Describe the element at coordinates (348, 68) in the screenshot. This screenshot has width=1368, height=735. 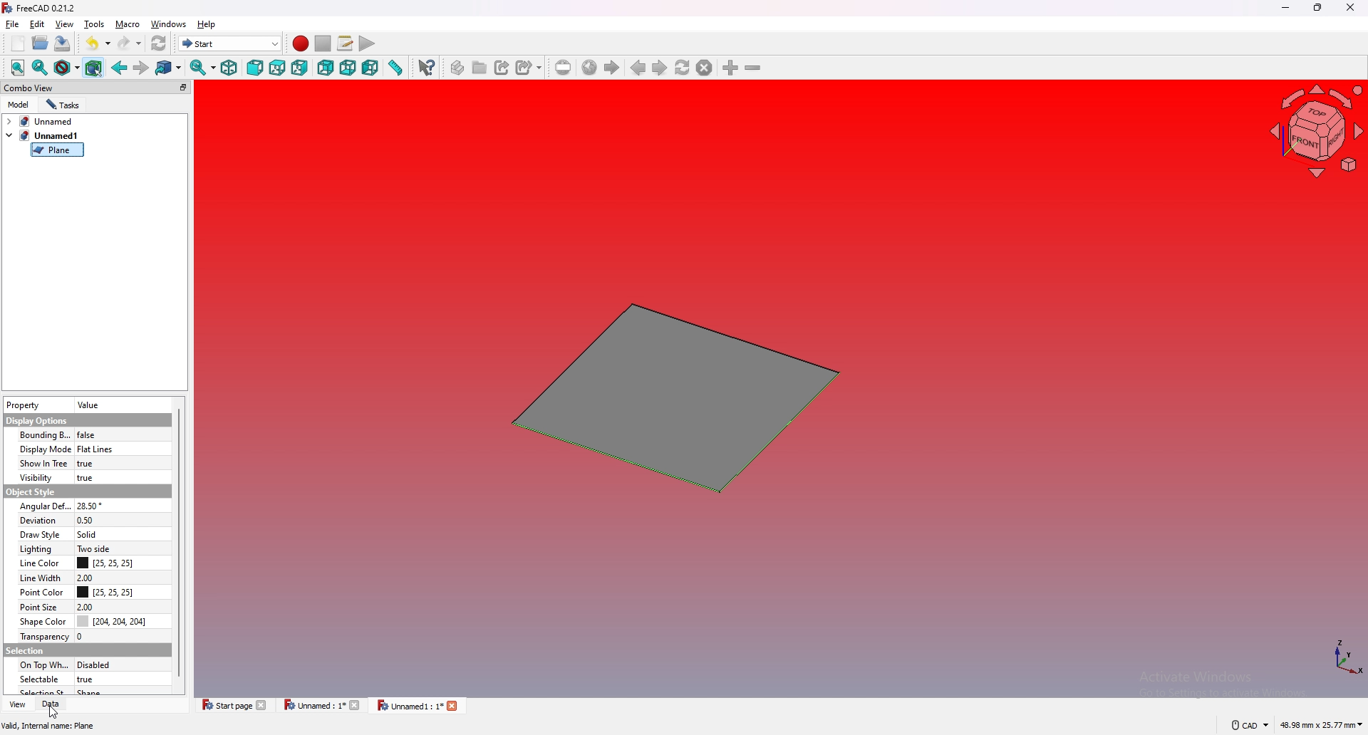
I see `bottom` at that location.